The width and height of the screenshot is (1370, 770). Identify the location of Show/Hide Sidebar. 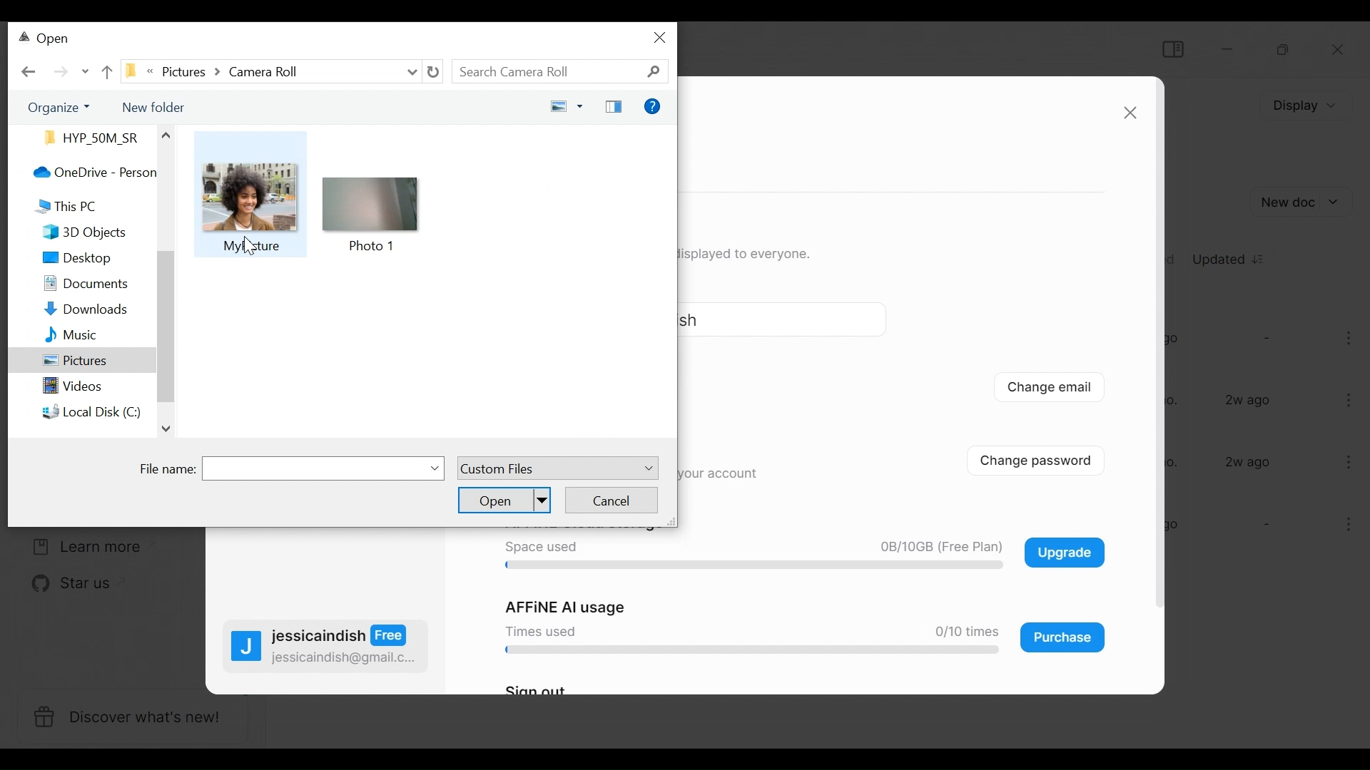
(1172, 48).